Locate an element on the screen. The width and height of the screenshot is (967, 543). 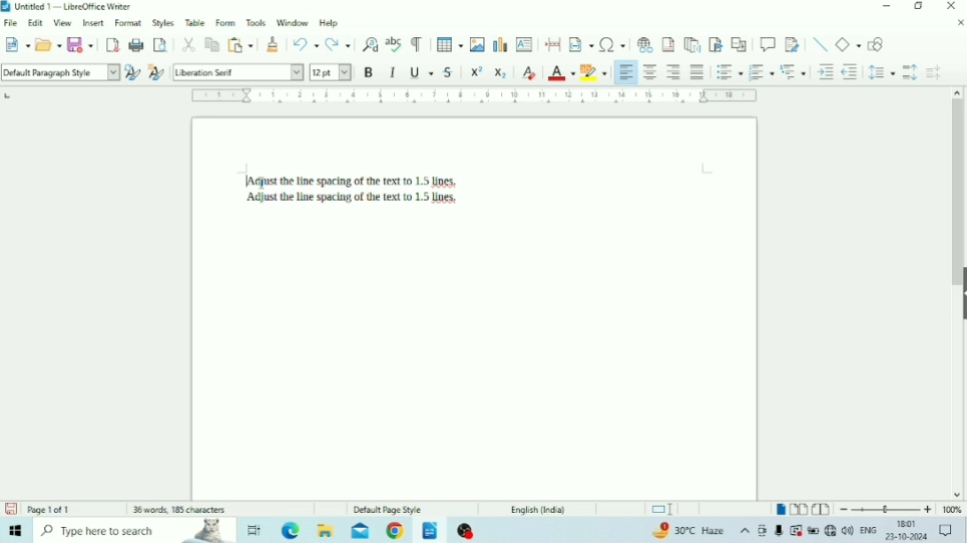
Increase Indent is located at coordinates (826, 73).